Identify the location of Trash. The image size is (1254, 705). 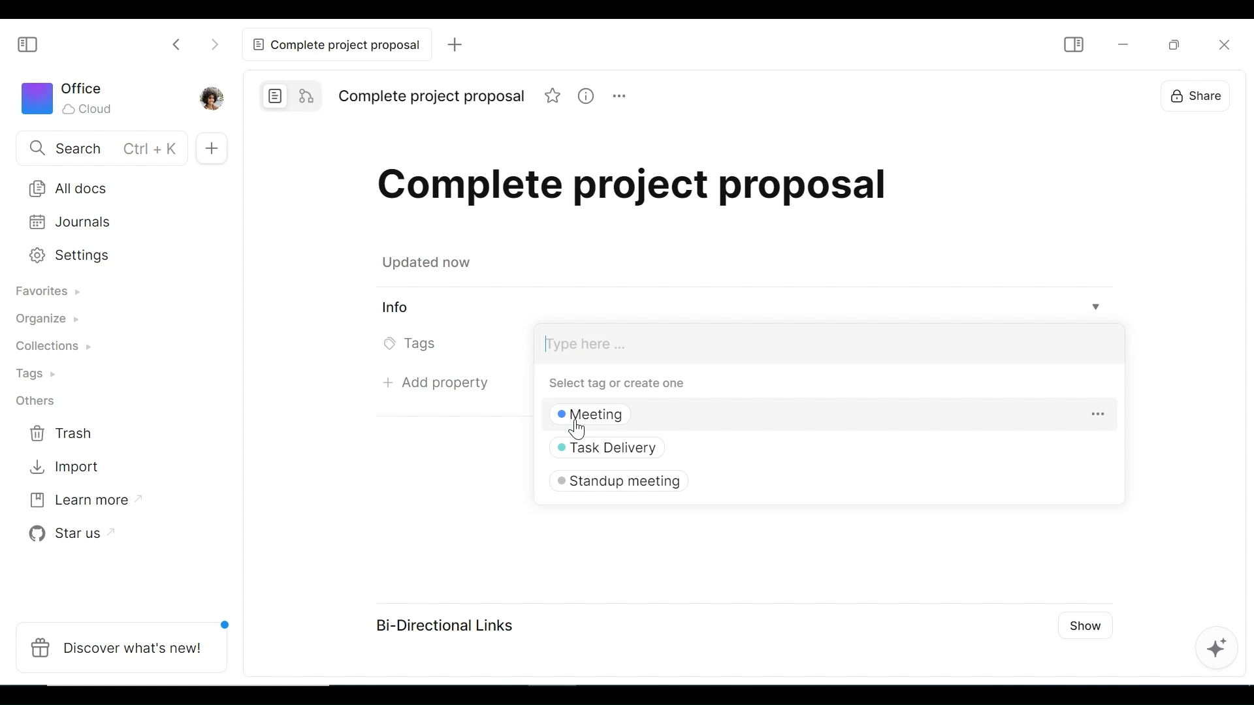
(62, 434).